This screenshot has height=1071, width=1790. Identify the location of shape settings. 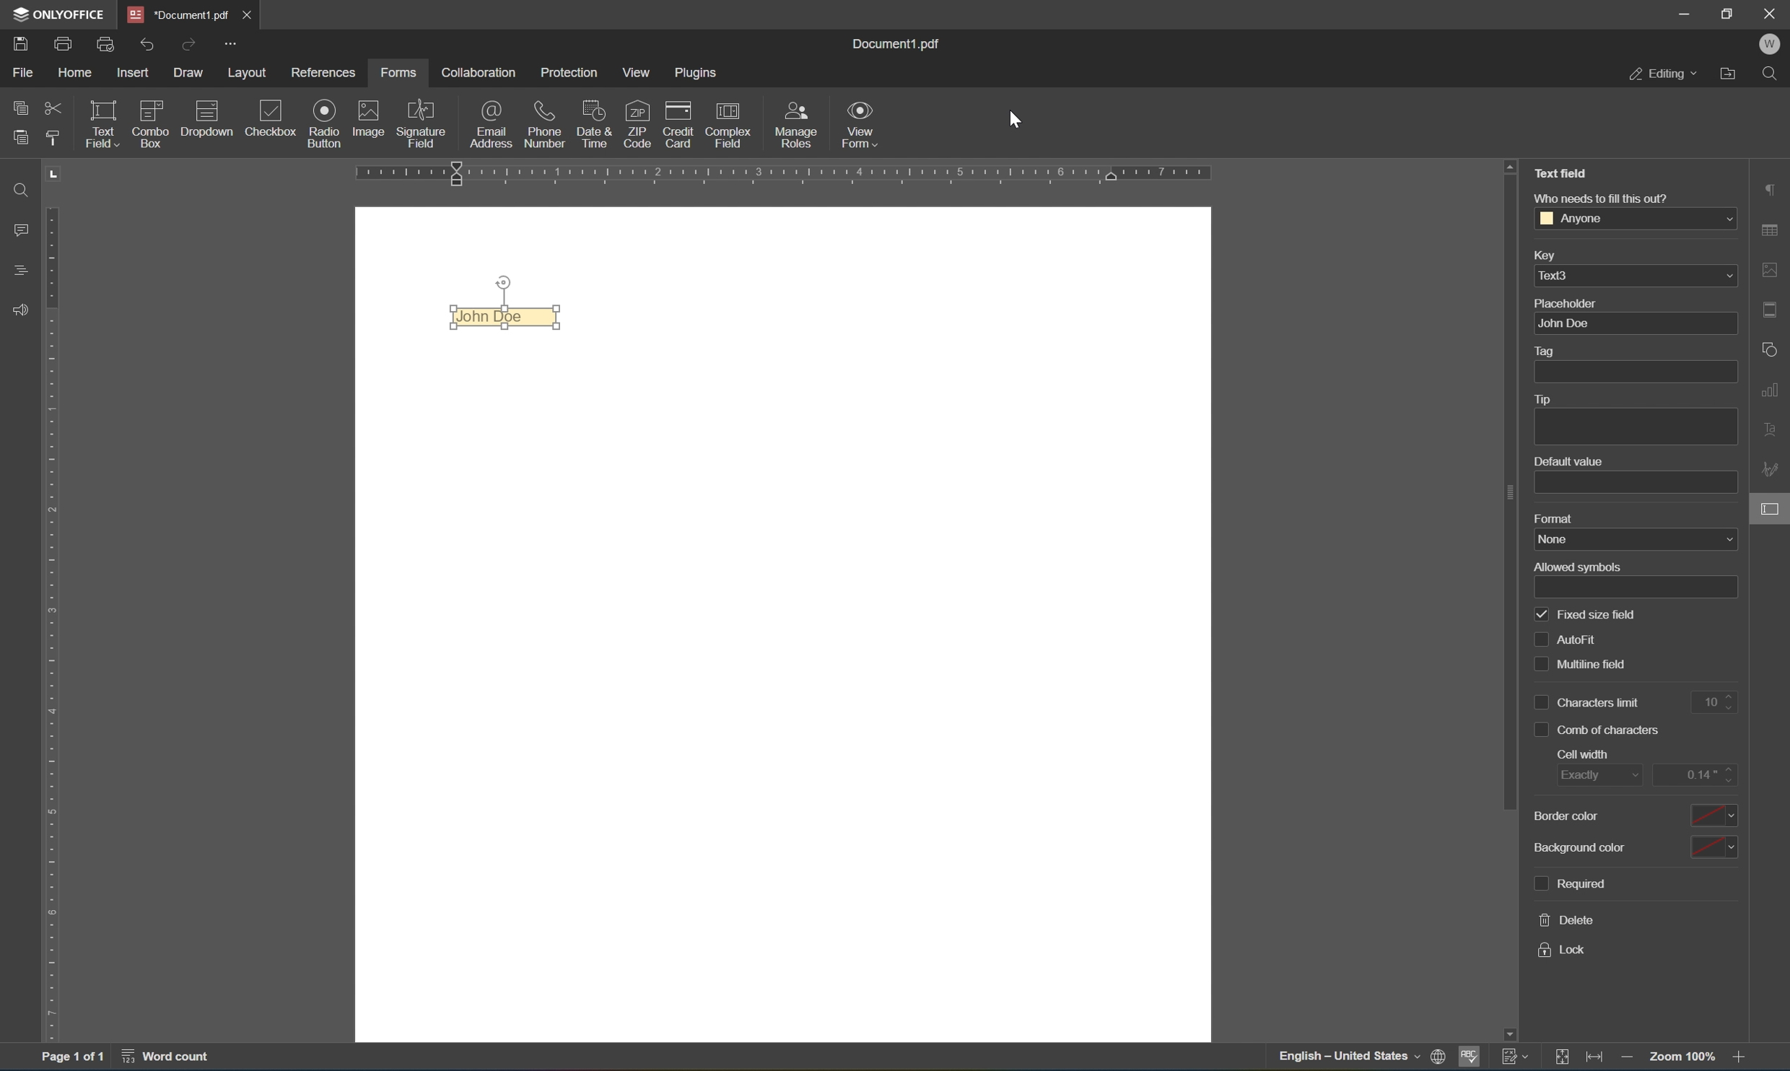
(1769, 348).